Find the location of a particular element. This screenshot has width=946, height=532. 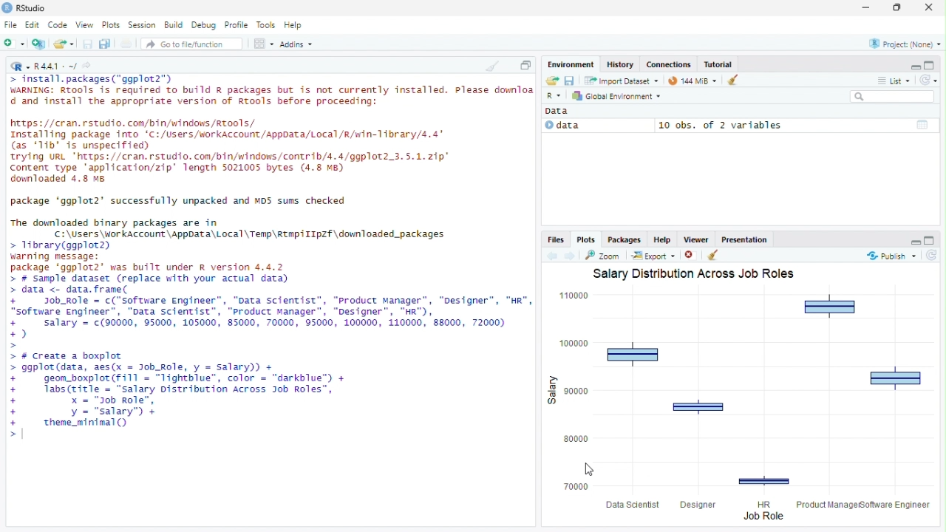

History is located at coordinates (620, 64).